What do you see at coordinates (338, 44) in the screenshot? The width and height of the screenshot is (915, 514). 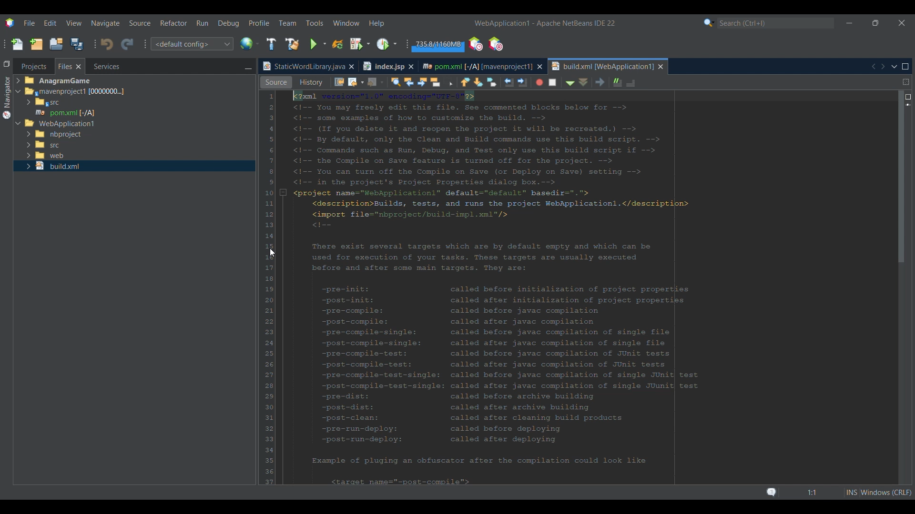 I see `Reload` at bounding box center [338, 44].